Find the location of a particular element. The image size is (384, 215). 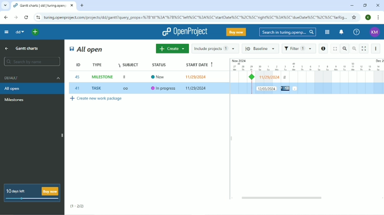

New duration is located at coordinates (267, 88).